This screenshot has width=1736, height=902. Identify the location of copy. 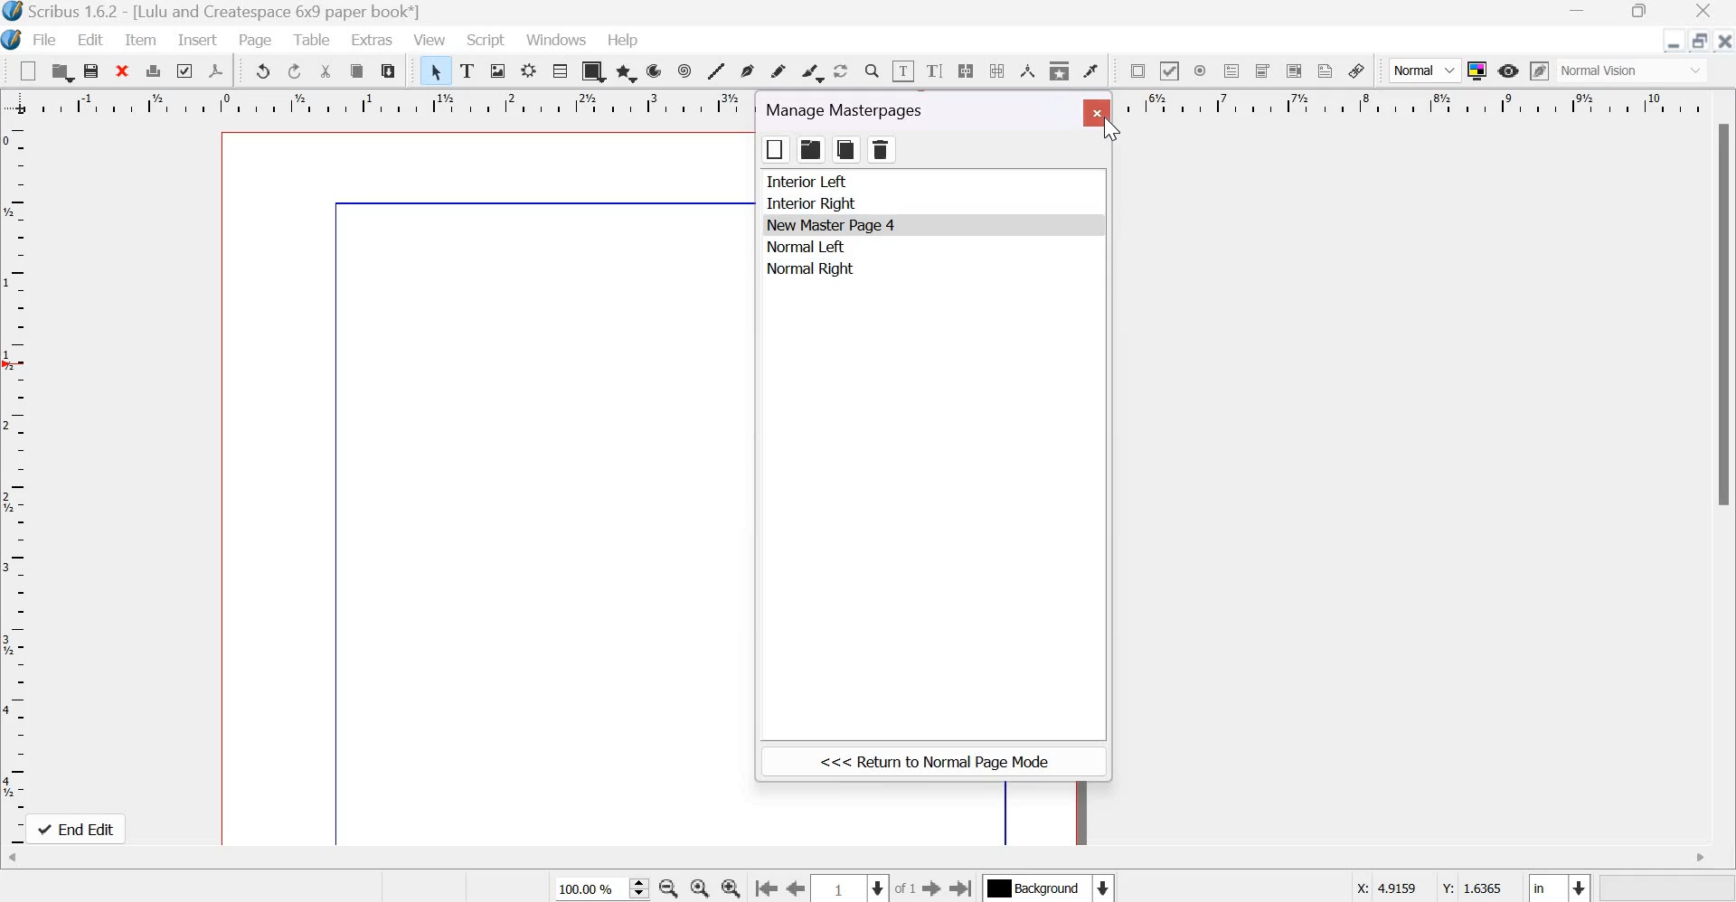
(846, 149).